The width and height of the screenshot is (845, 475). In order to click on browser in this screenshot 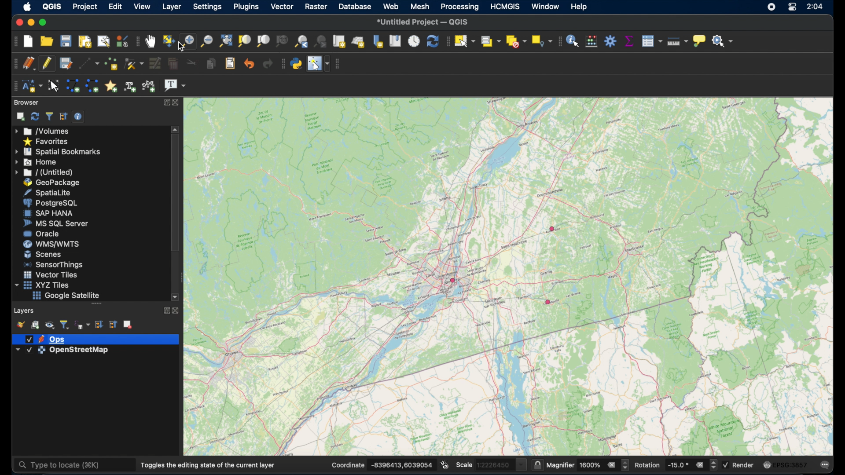, I will do `click(26, 102)`.